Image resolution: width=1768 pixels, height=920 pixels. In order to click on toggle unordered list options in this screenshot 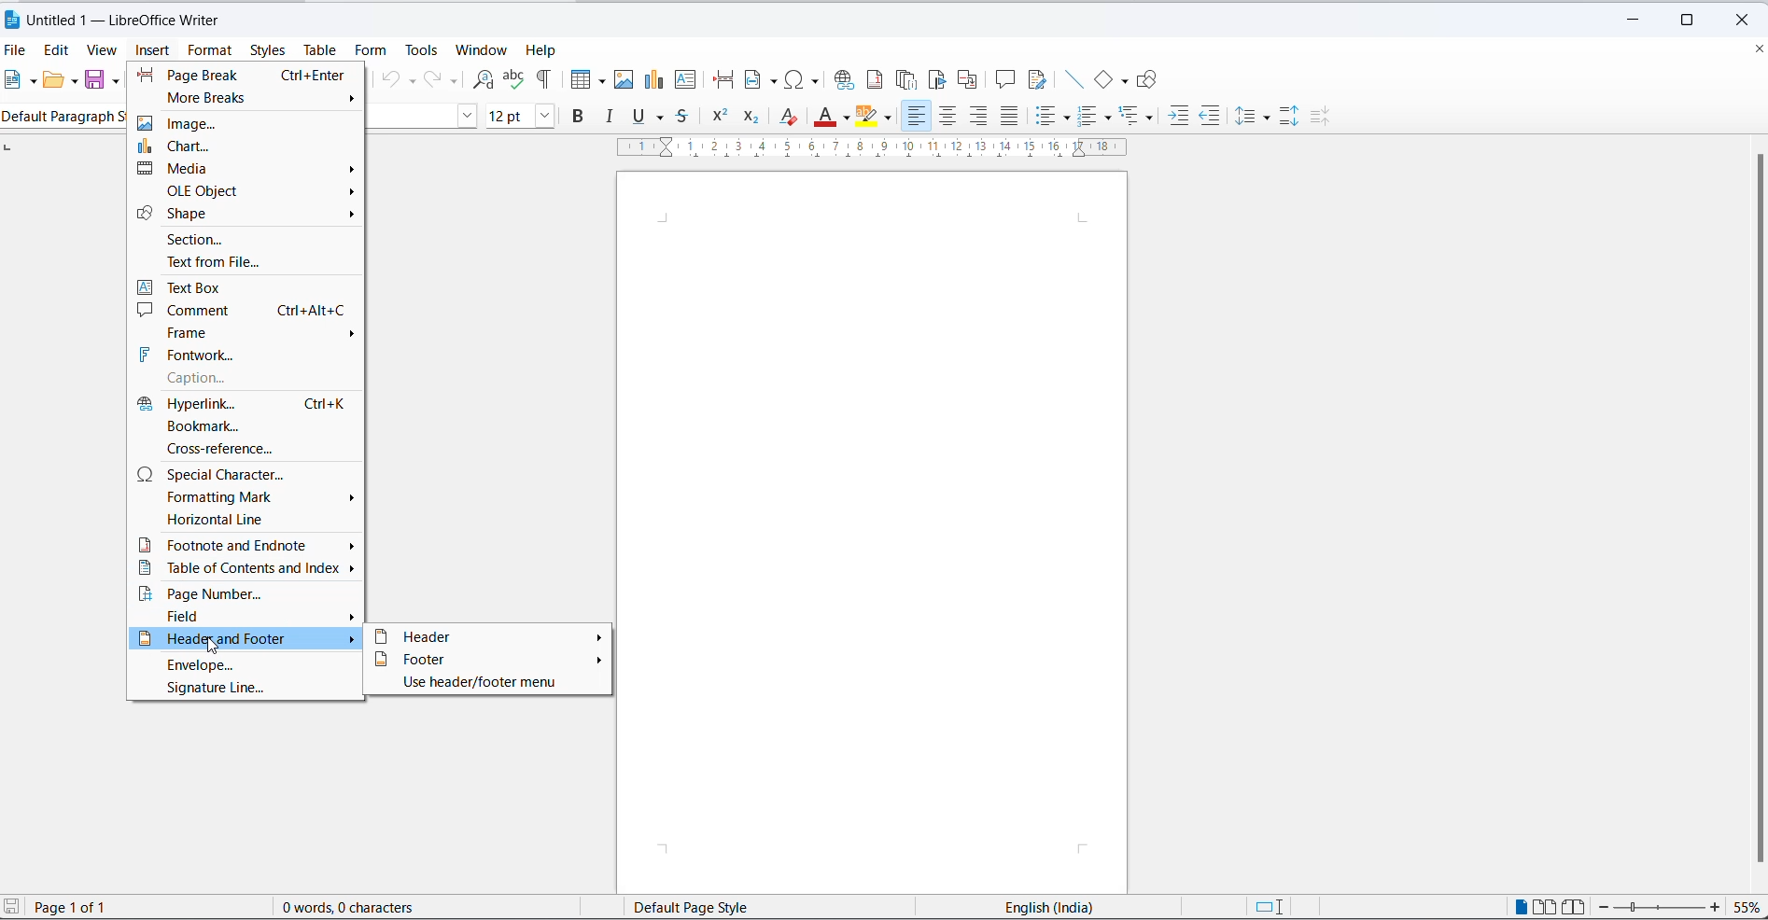, I will do `click(1069, 118)`.